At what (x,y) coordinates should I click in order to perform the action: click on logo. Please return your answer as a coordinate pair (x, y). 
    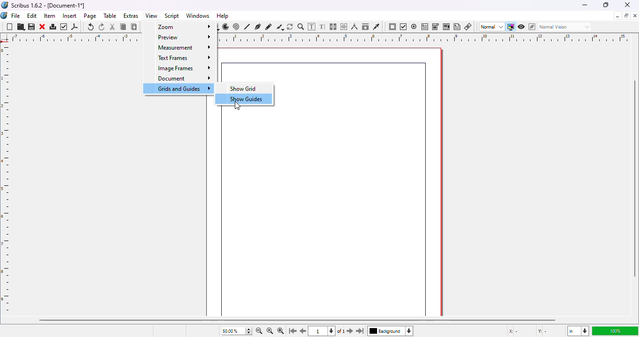
    Looking at the image, I should click on (4, 15).